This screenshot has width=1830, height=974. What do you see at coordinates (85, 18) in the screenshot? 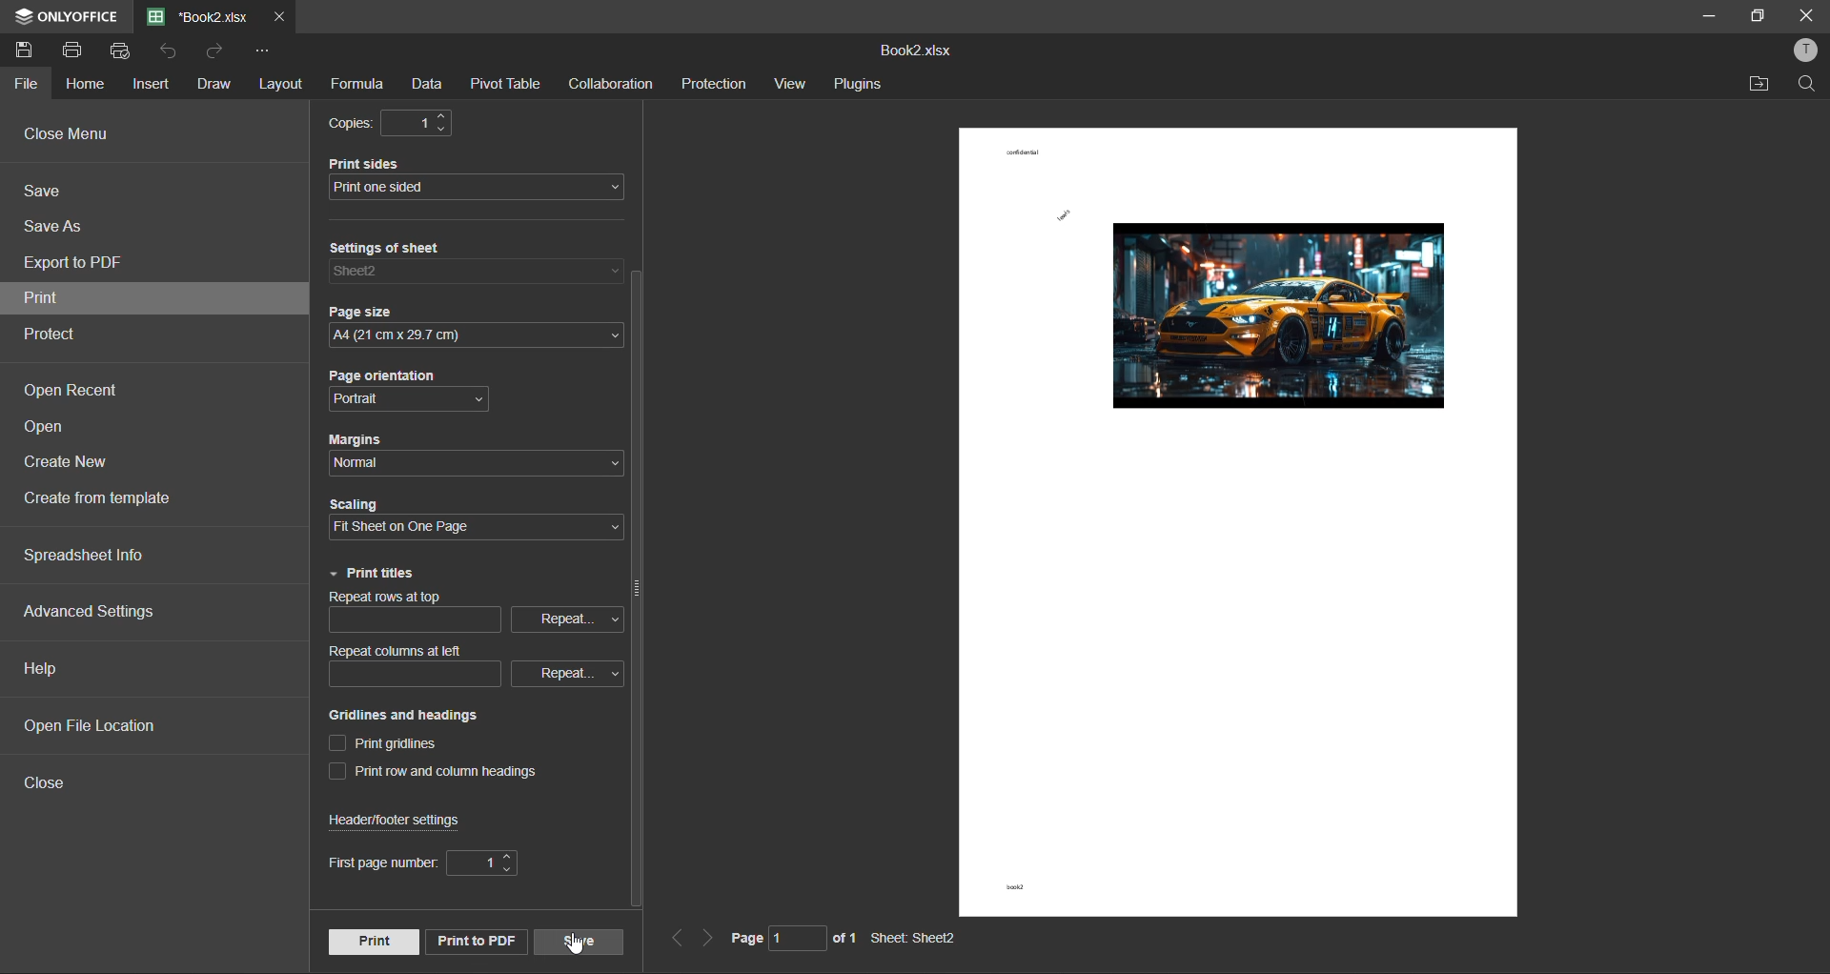
I see `ONLYOFFICE` at bounding box center [85, 18].